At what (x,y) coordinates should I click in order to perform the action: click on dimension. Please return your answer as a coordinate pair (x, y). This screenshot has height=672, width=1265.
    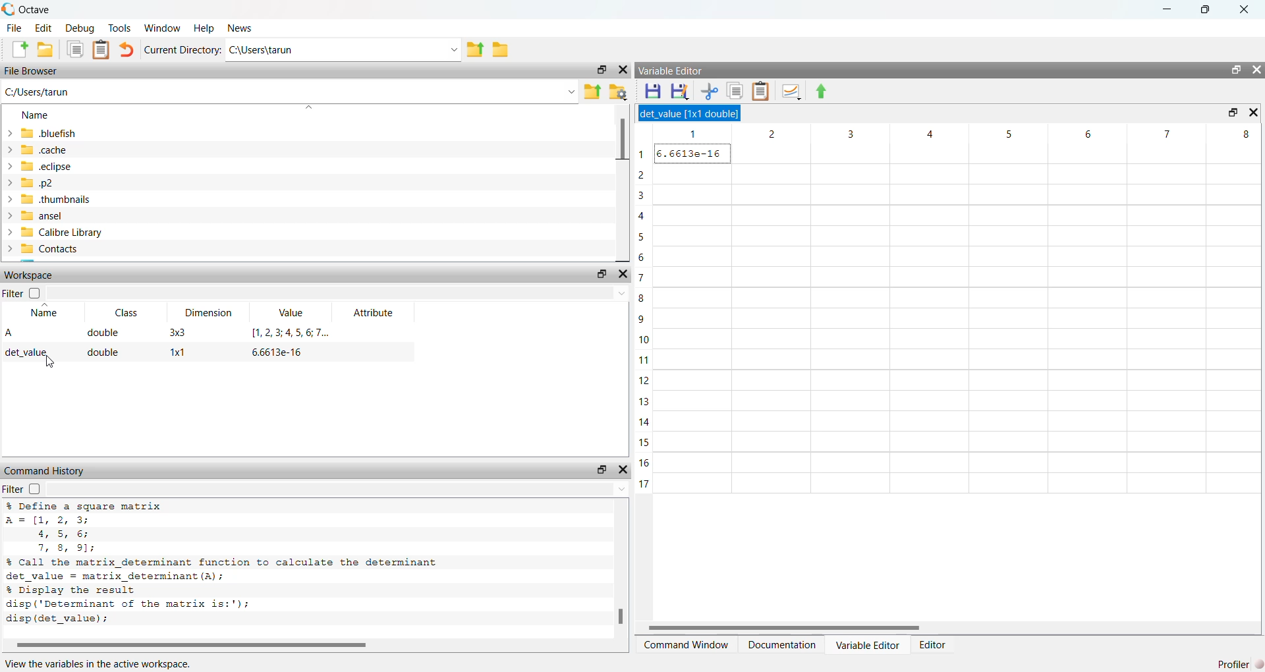
    Looking at the image, I should click on (210, 314).